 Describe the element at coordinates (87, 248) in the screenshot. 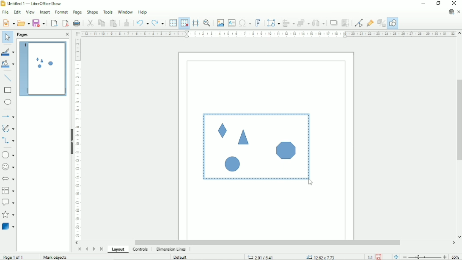

I see `Scroll to previous page` at that location.